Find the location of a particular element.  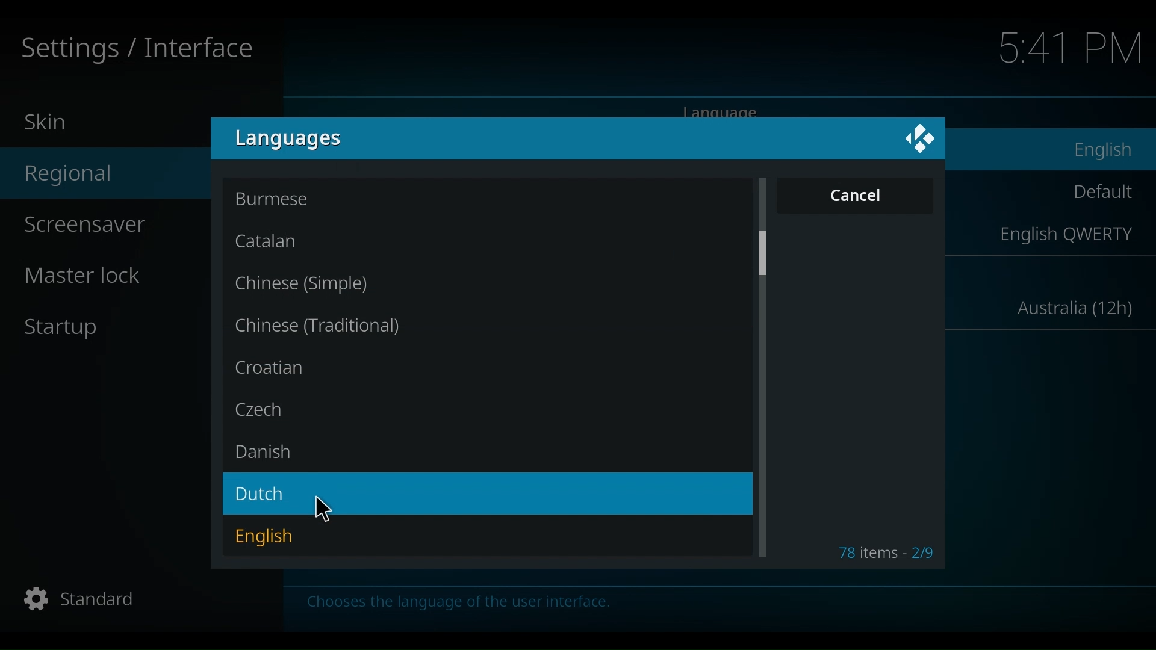

Cancel is located at coordinates (854, 197).